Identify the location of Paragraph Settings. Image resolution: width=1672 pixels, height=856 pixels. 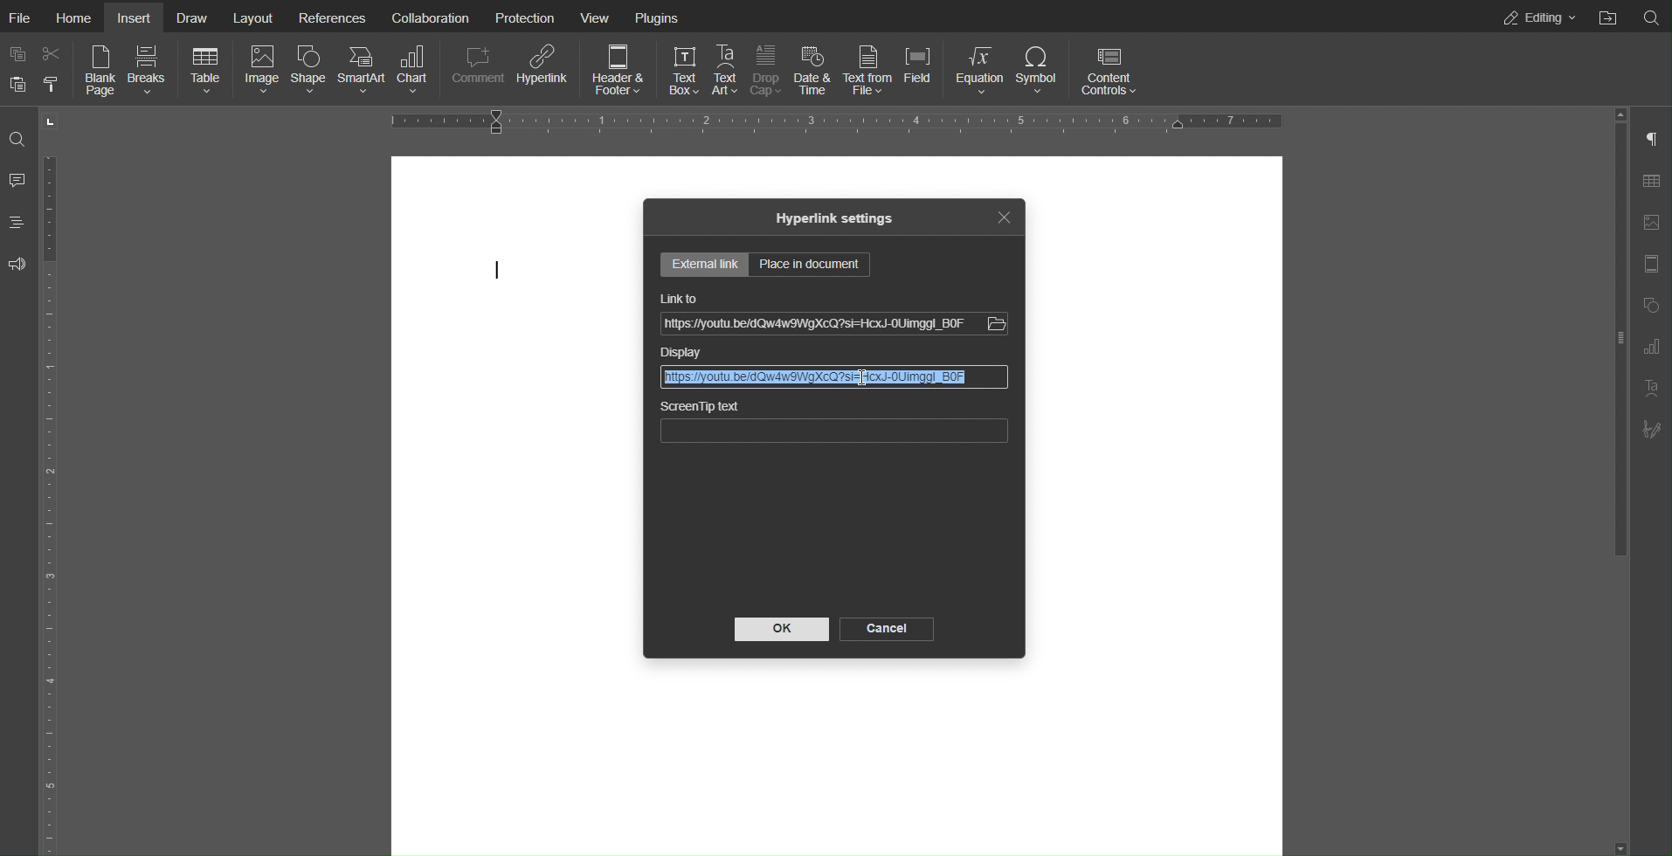
(1649, 348).